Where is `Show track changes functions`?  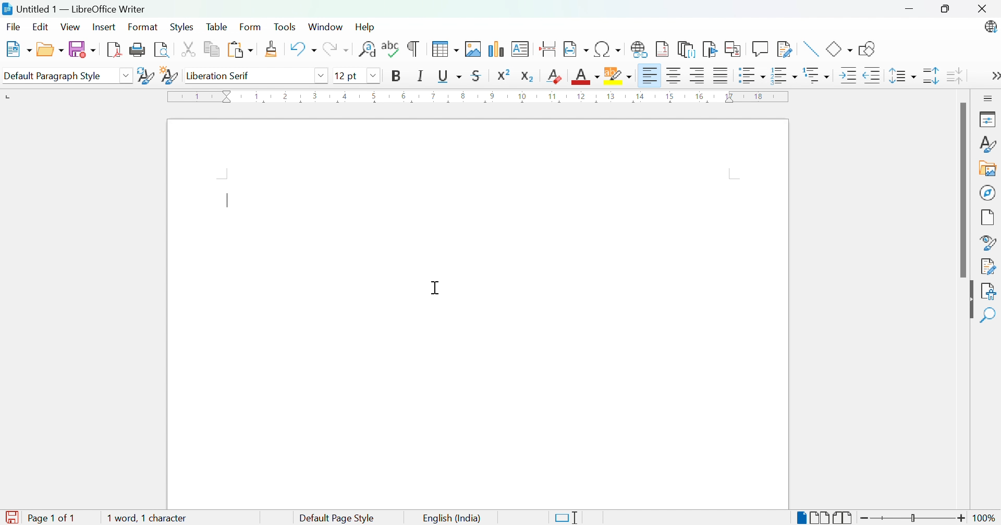
Show track changes functions is located at coordinates (783, 48).